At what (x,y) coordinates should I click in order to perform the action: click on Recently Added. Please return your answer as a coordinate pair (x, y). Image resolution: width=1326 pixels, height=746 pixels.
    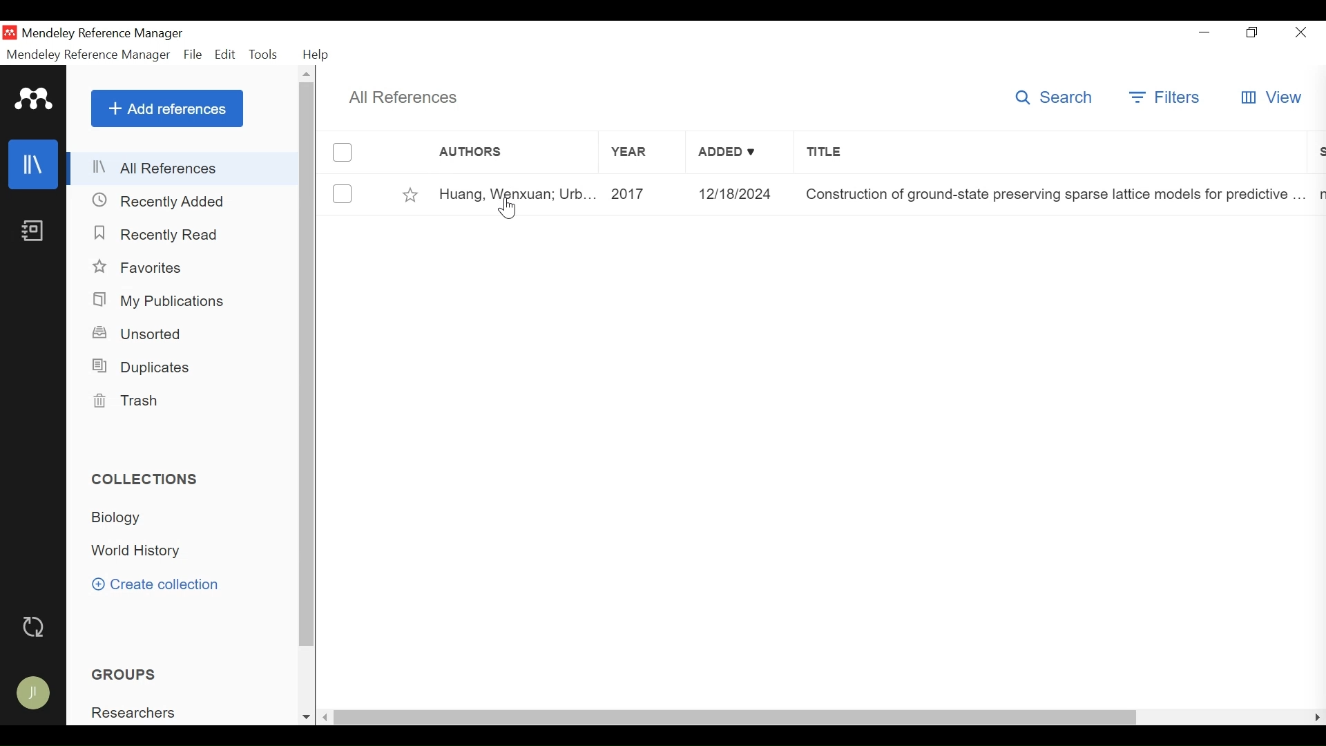
    Looking at the image, I should click on (158, 202).